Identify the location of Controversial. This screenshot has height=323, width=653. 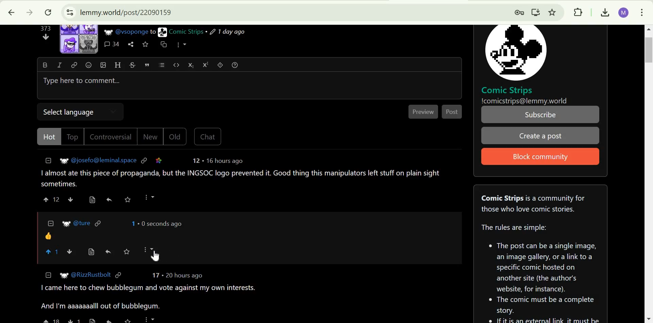
(111, 137).